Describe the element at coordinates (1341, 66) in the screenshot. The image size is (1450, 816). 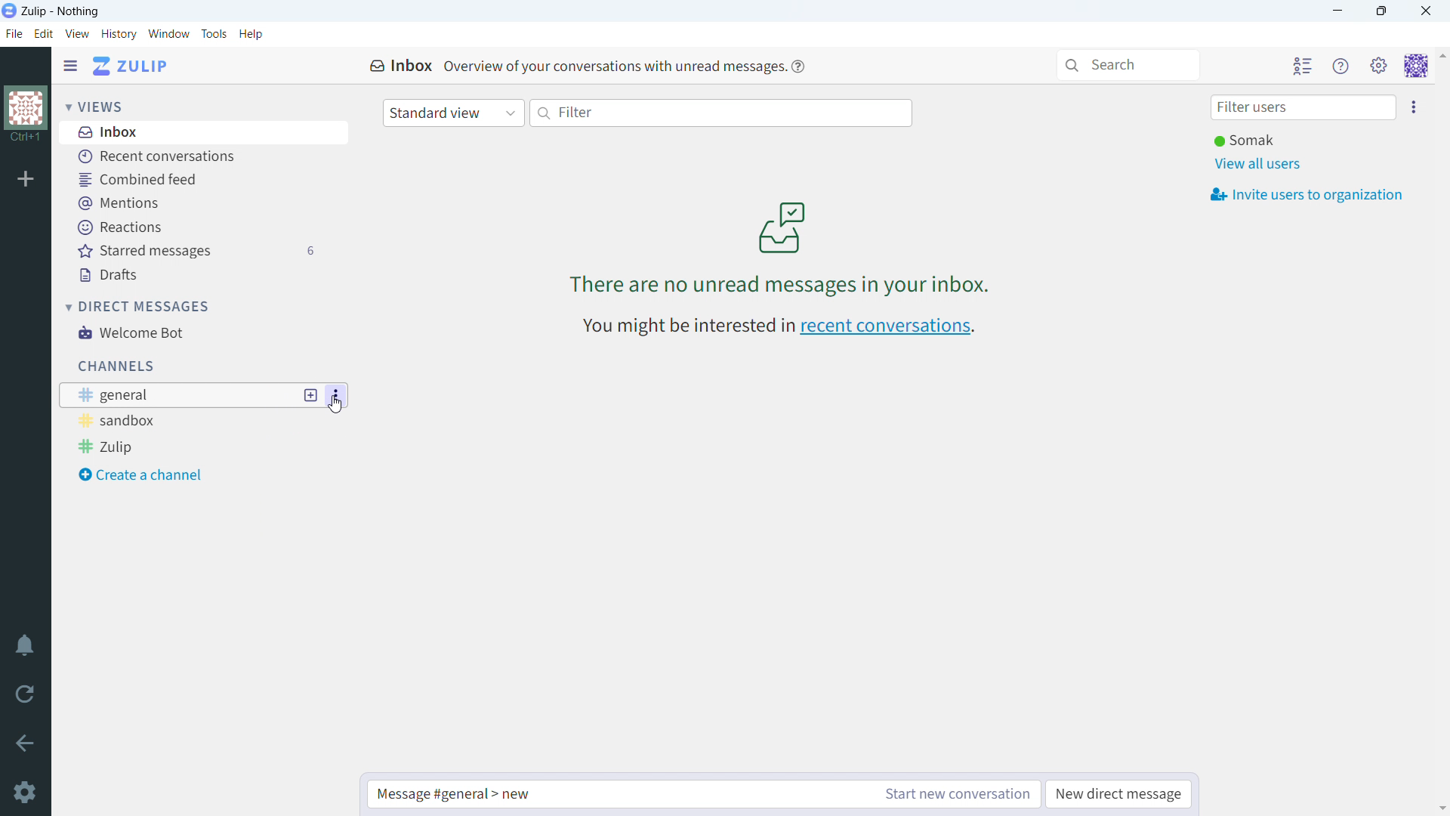
I see `helpn menu` at that location.